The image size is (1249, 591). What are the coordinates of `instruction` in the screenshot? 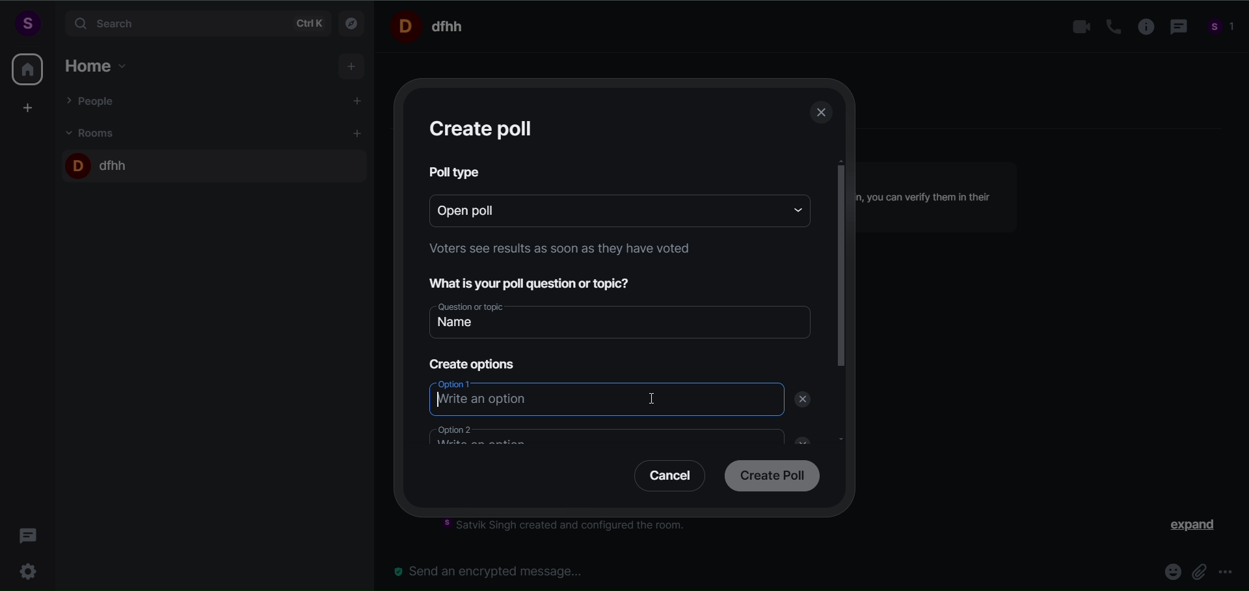 It's located at (556, 251).